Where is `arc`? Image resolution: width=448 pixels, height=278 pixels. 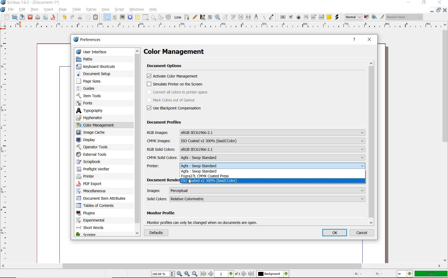
arc is located at coordinates (161, 17).